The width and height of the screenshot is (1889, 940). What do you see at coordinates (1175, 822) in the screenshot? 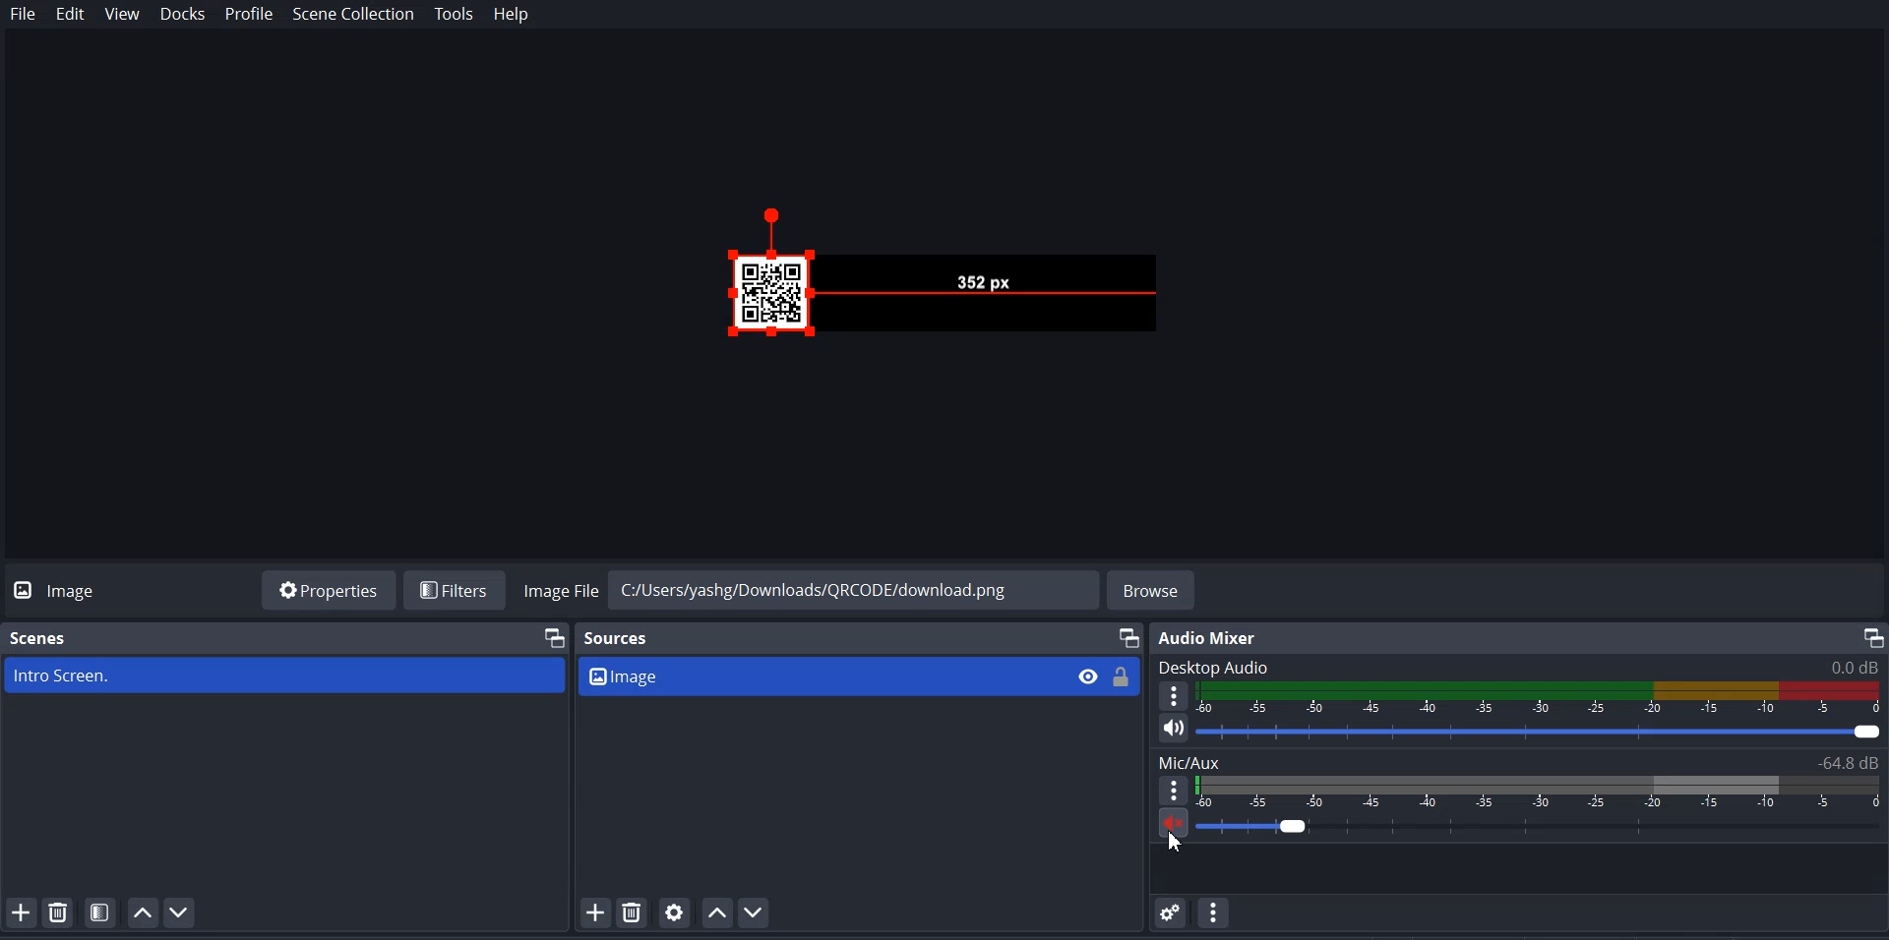
I see `Mute` at bounding box center [1175, 822].